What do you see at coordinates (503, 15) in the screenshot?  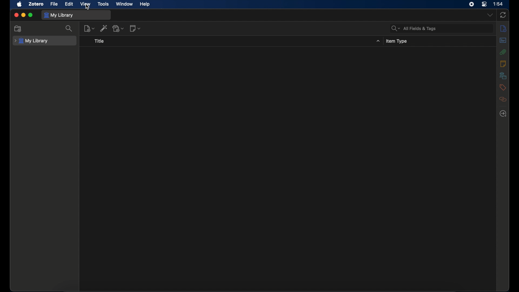 I see `sync` at bounding box center [503, 15].